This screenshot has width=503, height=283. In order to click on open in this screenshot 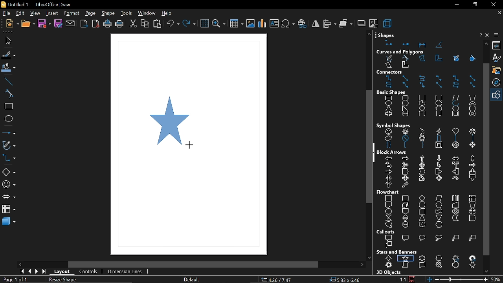, I will do `click(28, 24)`.